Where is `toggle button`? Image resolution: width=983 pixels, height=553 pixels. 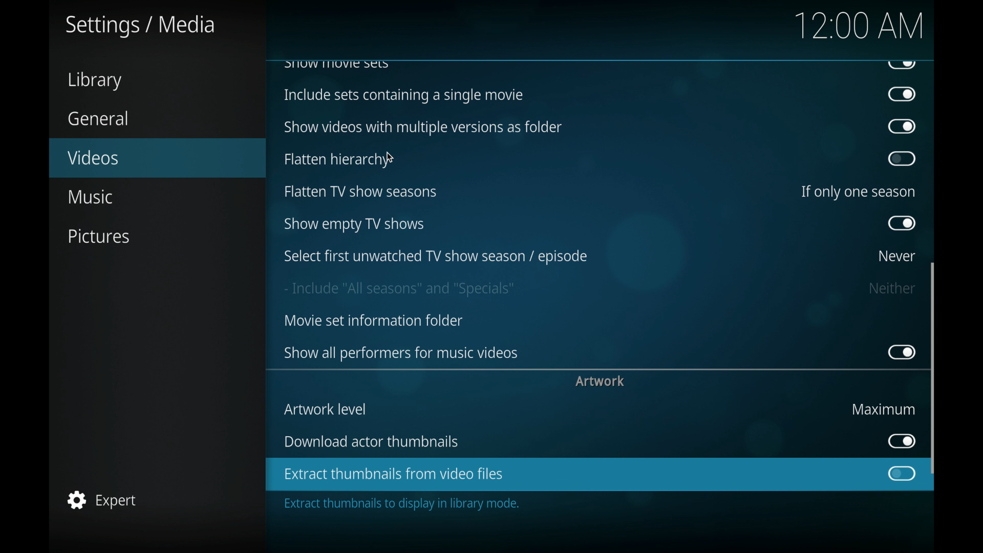 toggle button is located at coordinates (901, 442).